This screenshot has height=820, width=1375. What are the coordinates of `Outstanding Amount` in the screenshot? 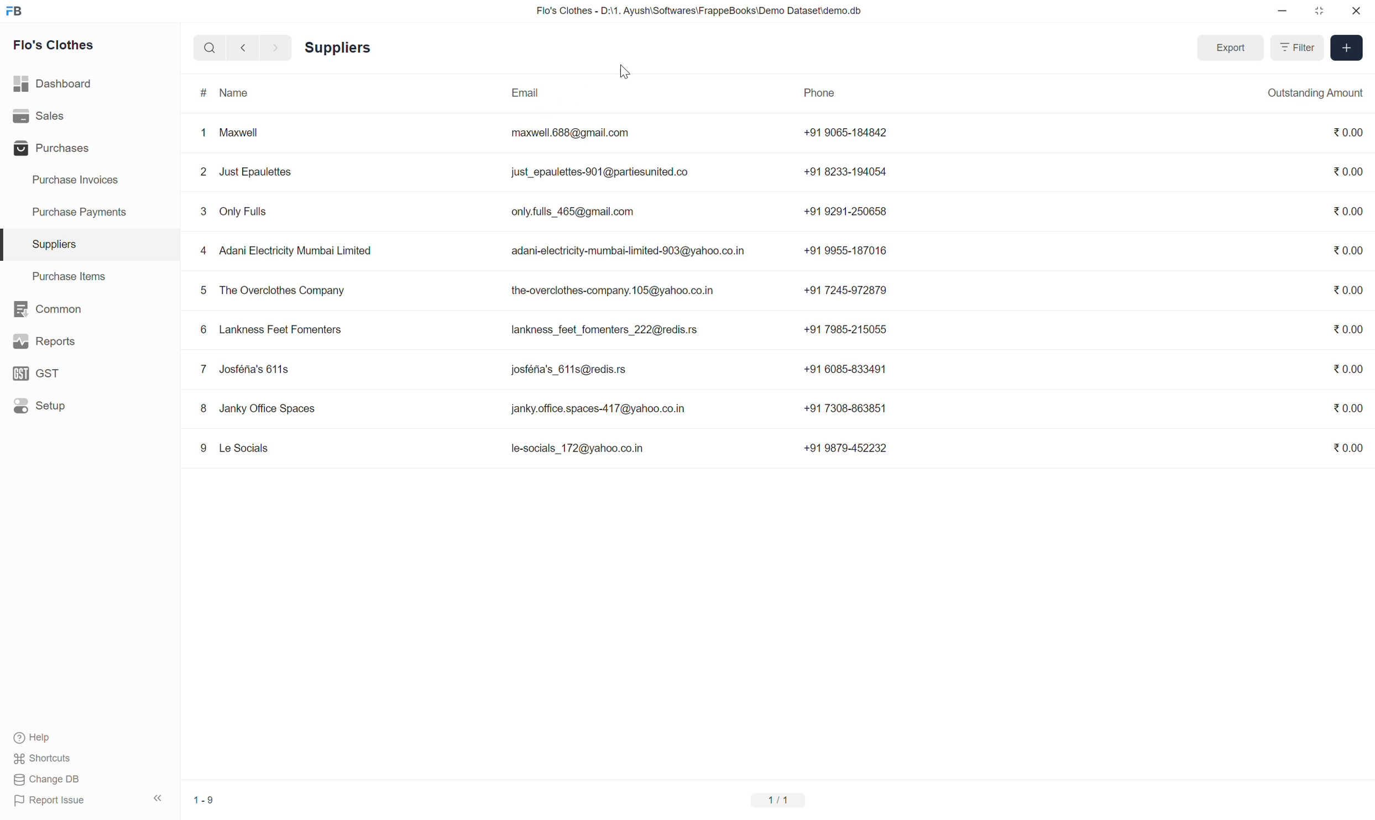 It's located at (1316, 93).